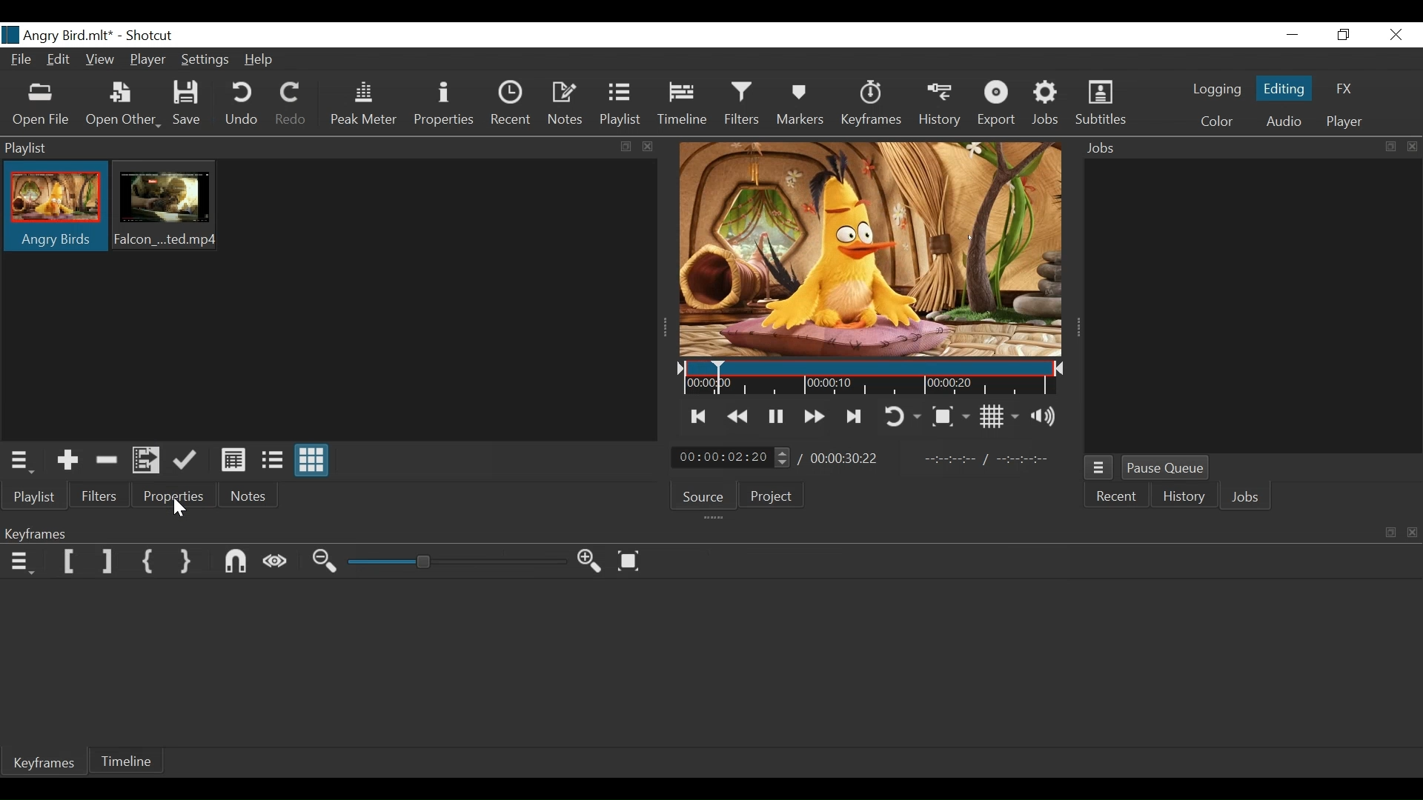  I want to click on Set Filter First, so click(70, 561).